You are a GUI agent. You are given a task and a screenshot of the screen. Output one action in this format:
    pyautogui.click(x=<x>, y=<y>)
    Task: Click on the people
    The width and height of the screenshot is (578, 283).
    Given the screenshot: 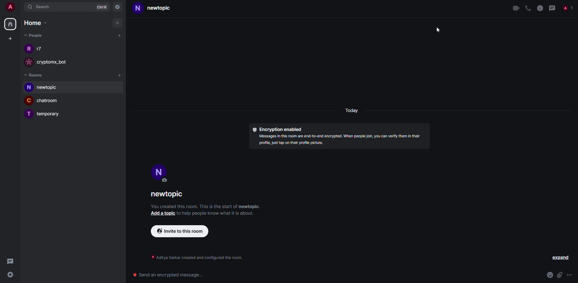 What is the action you would take?
    pyautogui.click(x=33, y=35)
    